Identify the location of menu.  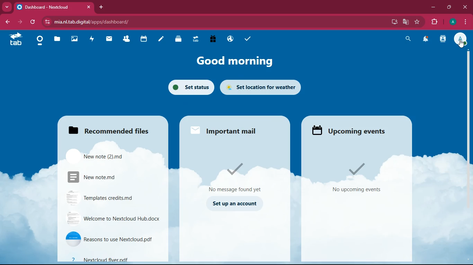
(465, 21).